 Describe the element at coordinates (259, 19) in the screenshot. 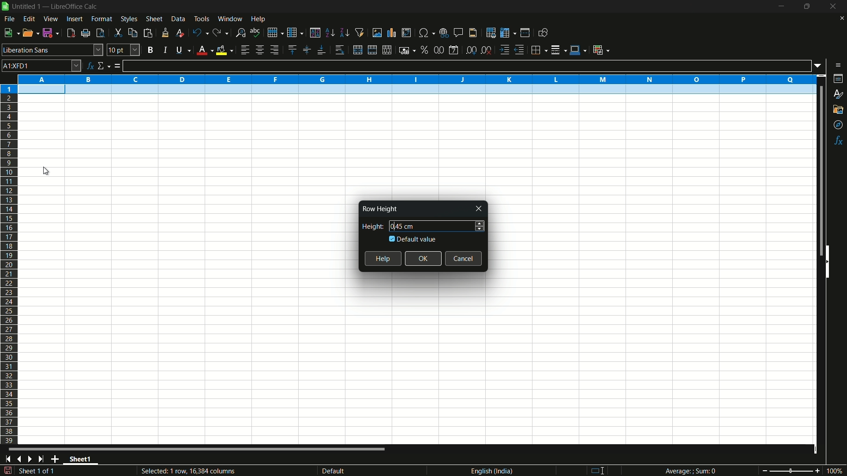

I see `help menu` at that location.